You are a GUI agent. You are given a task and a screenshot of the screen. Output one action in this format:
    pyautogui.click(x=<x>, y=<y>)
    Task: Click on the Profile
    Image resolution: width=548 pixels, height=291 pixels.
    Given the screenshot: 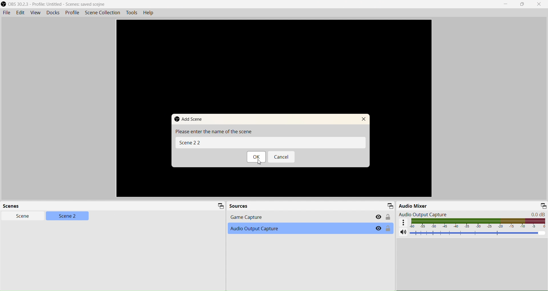 What is the action you would take?
    pyautogui.click(x=72, y=13)
    